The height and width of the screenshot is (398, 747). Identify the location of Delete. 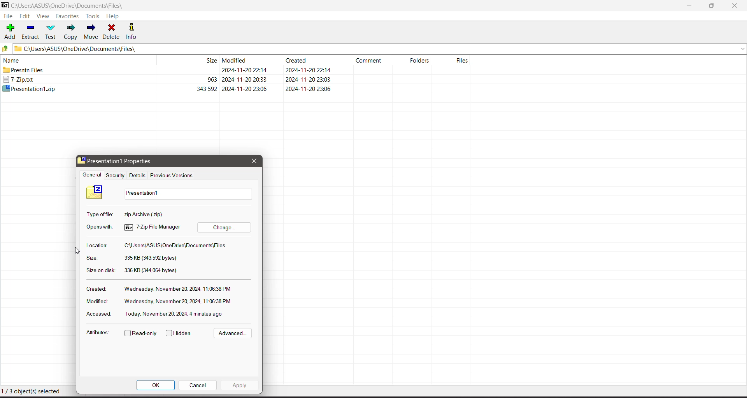
(112, 31).